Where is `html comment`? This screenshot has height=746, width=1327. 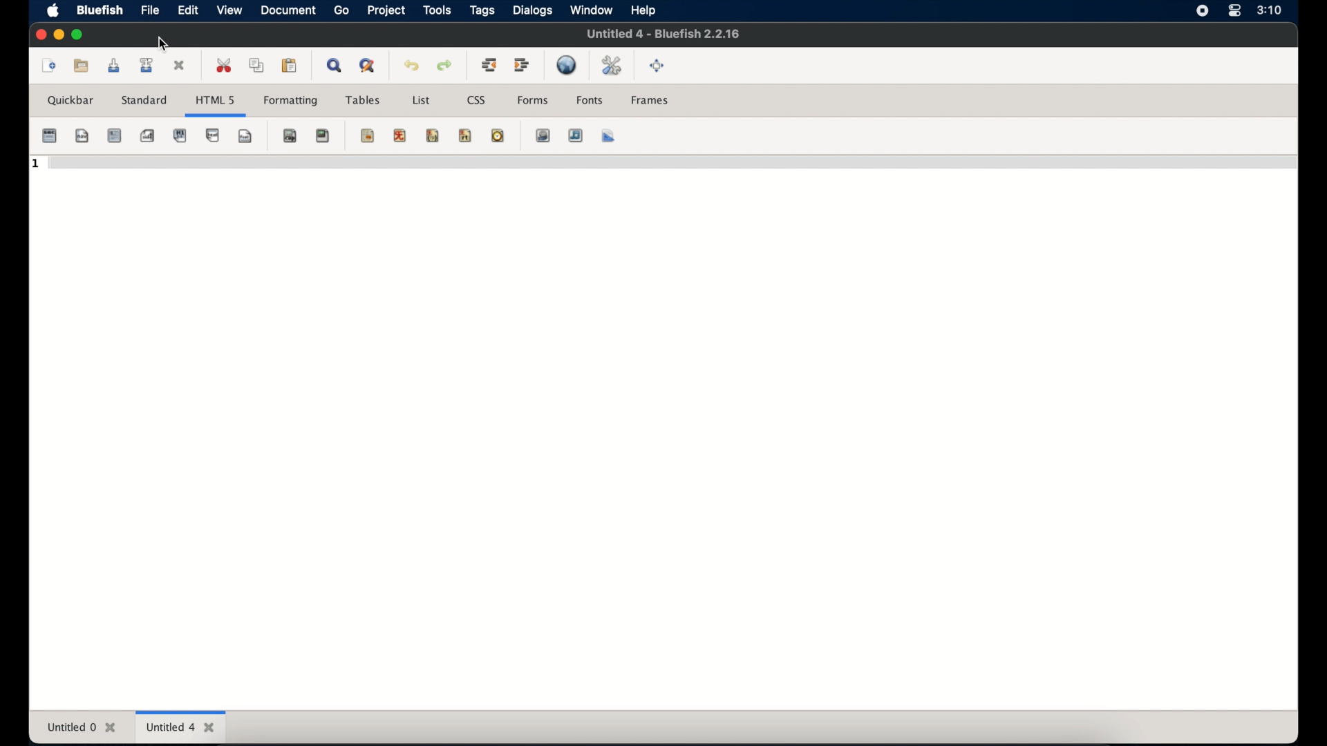
html comment is located at coordinates (464, 135).